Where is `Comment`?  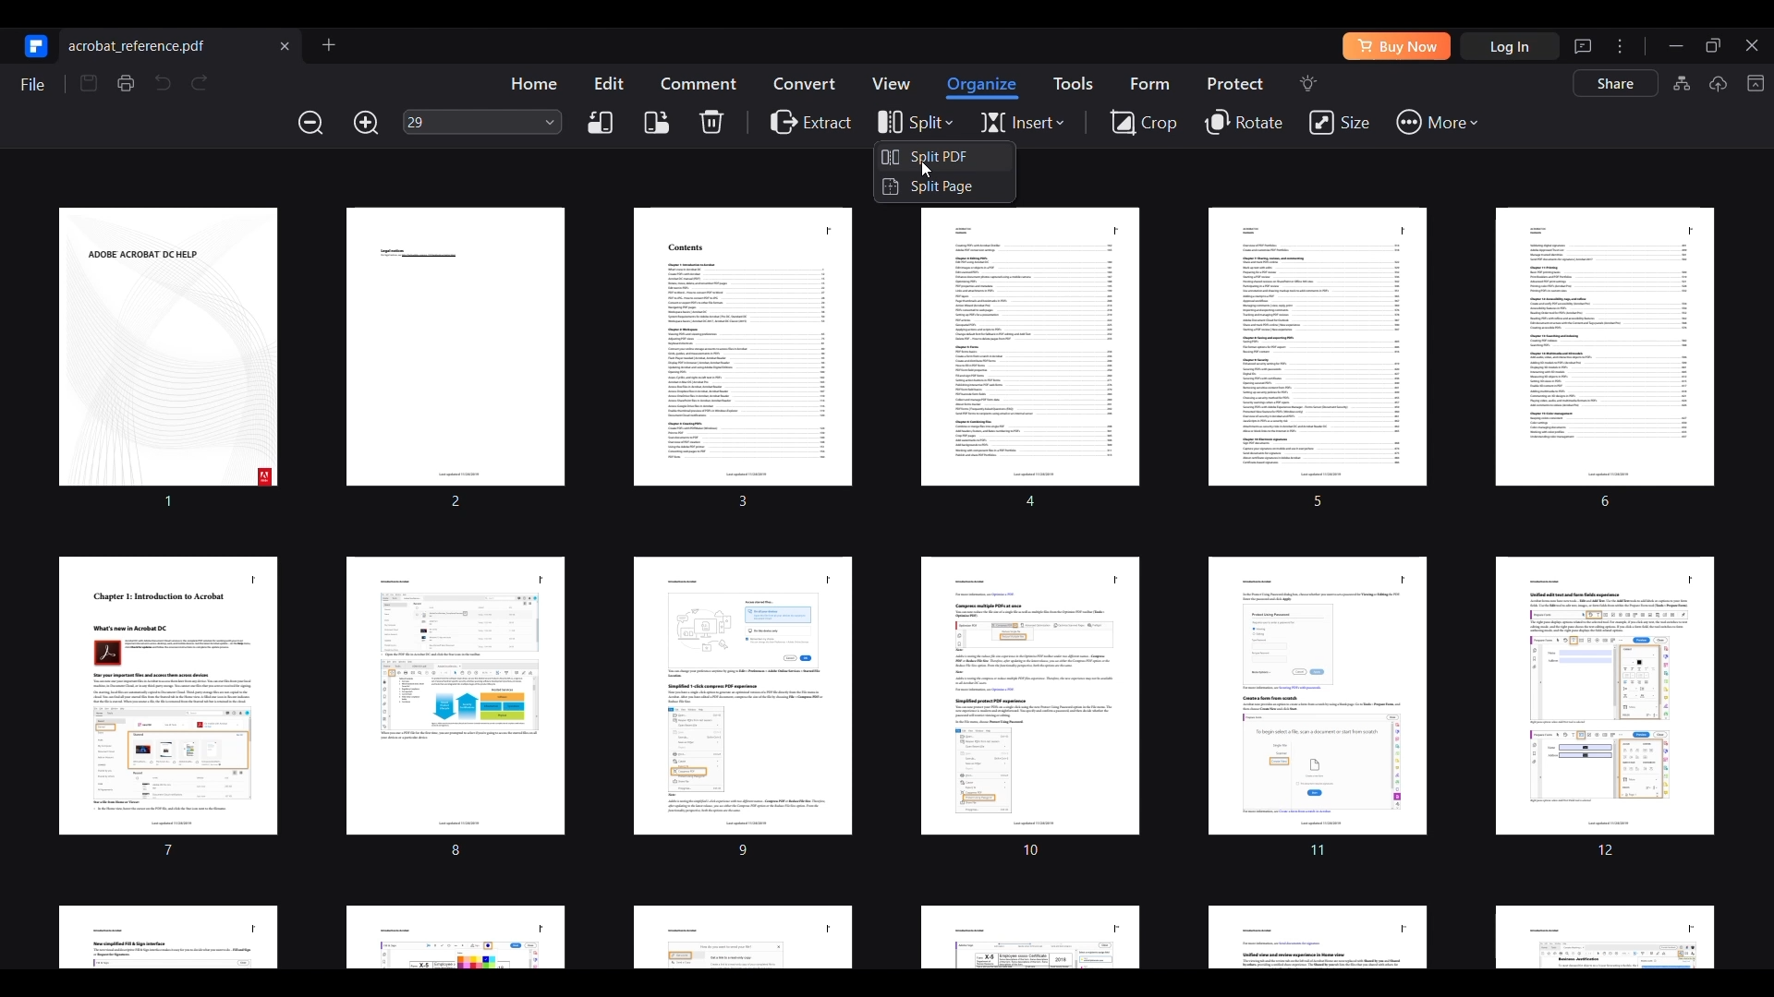 Comment is located at coordinates (699, 83).